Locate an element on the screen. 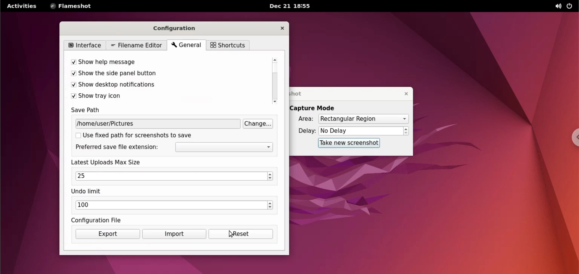 Image resolution: width=579 pixels, height=274 pixels. change  is located at coordinates (258, 124).